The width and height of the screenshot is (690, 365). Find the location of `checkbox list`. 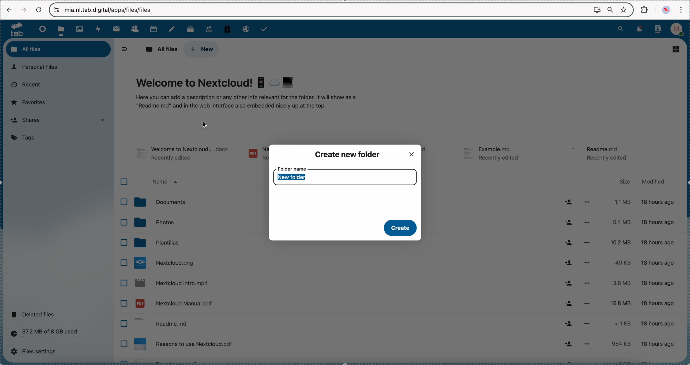

checkbox list is located at coordinates (122, 267).